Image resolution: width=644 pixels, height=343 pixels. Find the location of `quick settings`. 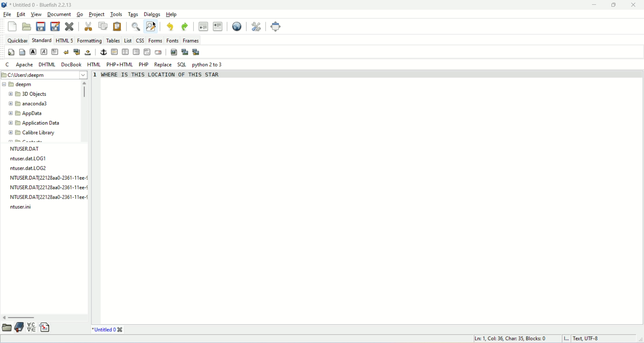

quick settings is located at coordinates (11, 52).